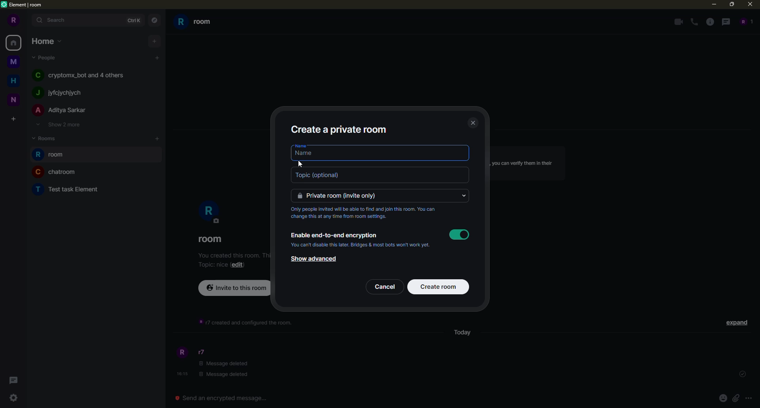 The width and height of the screenshot is (760, 408). I want to click on element, so click(24, 4).